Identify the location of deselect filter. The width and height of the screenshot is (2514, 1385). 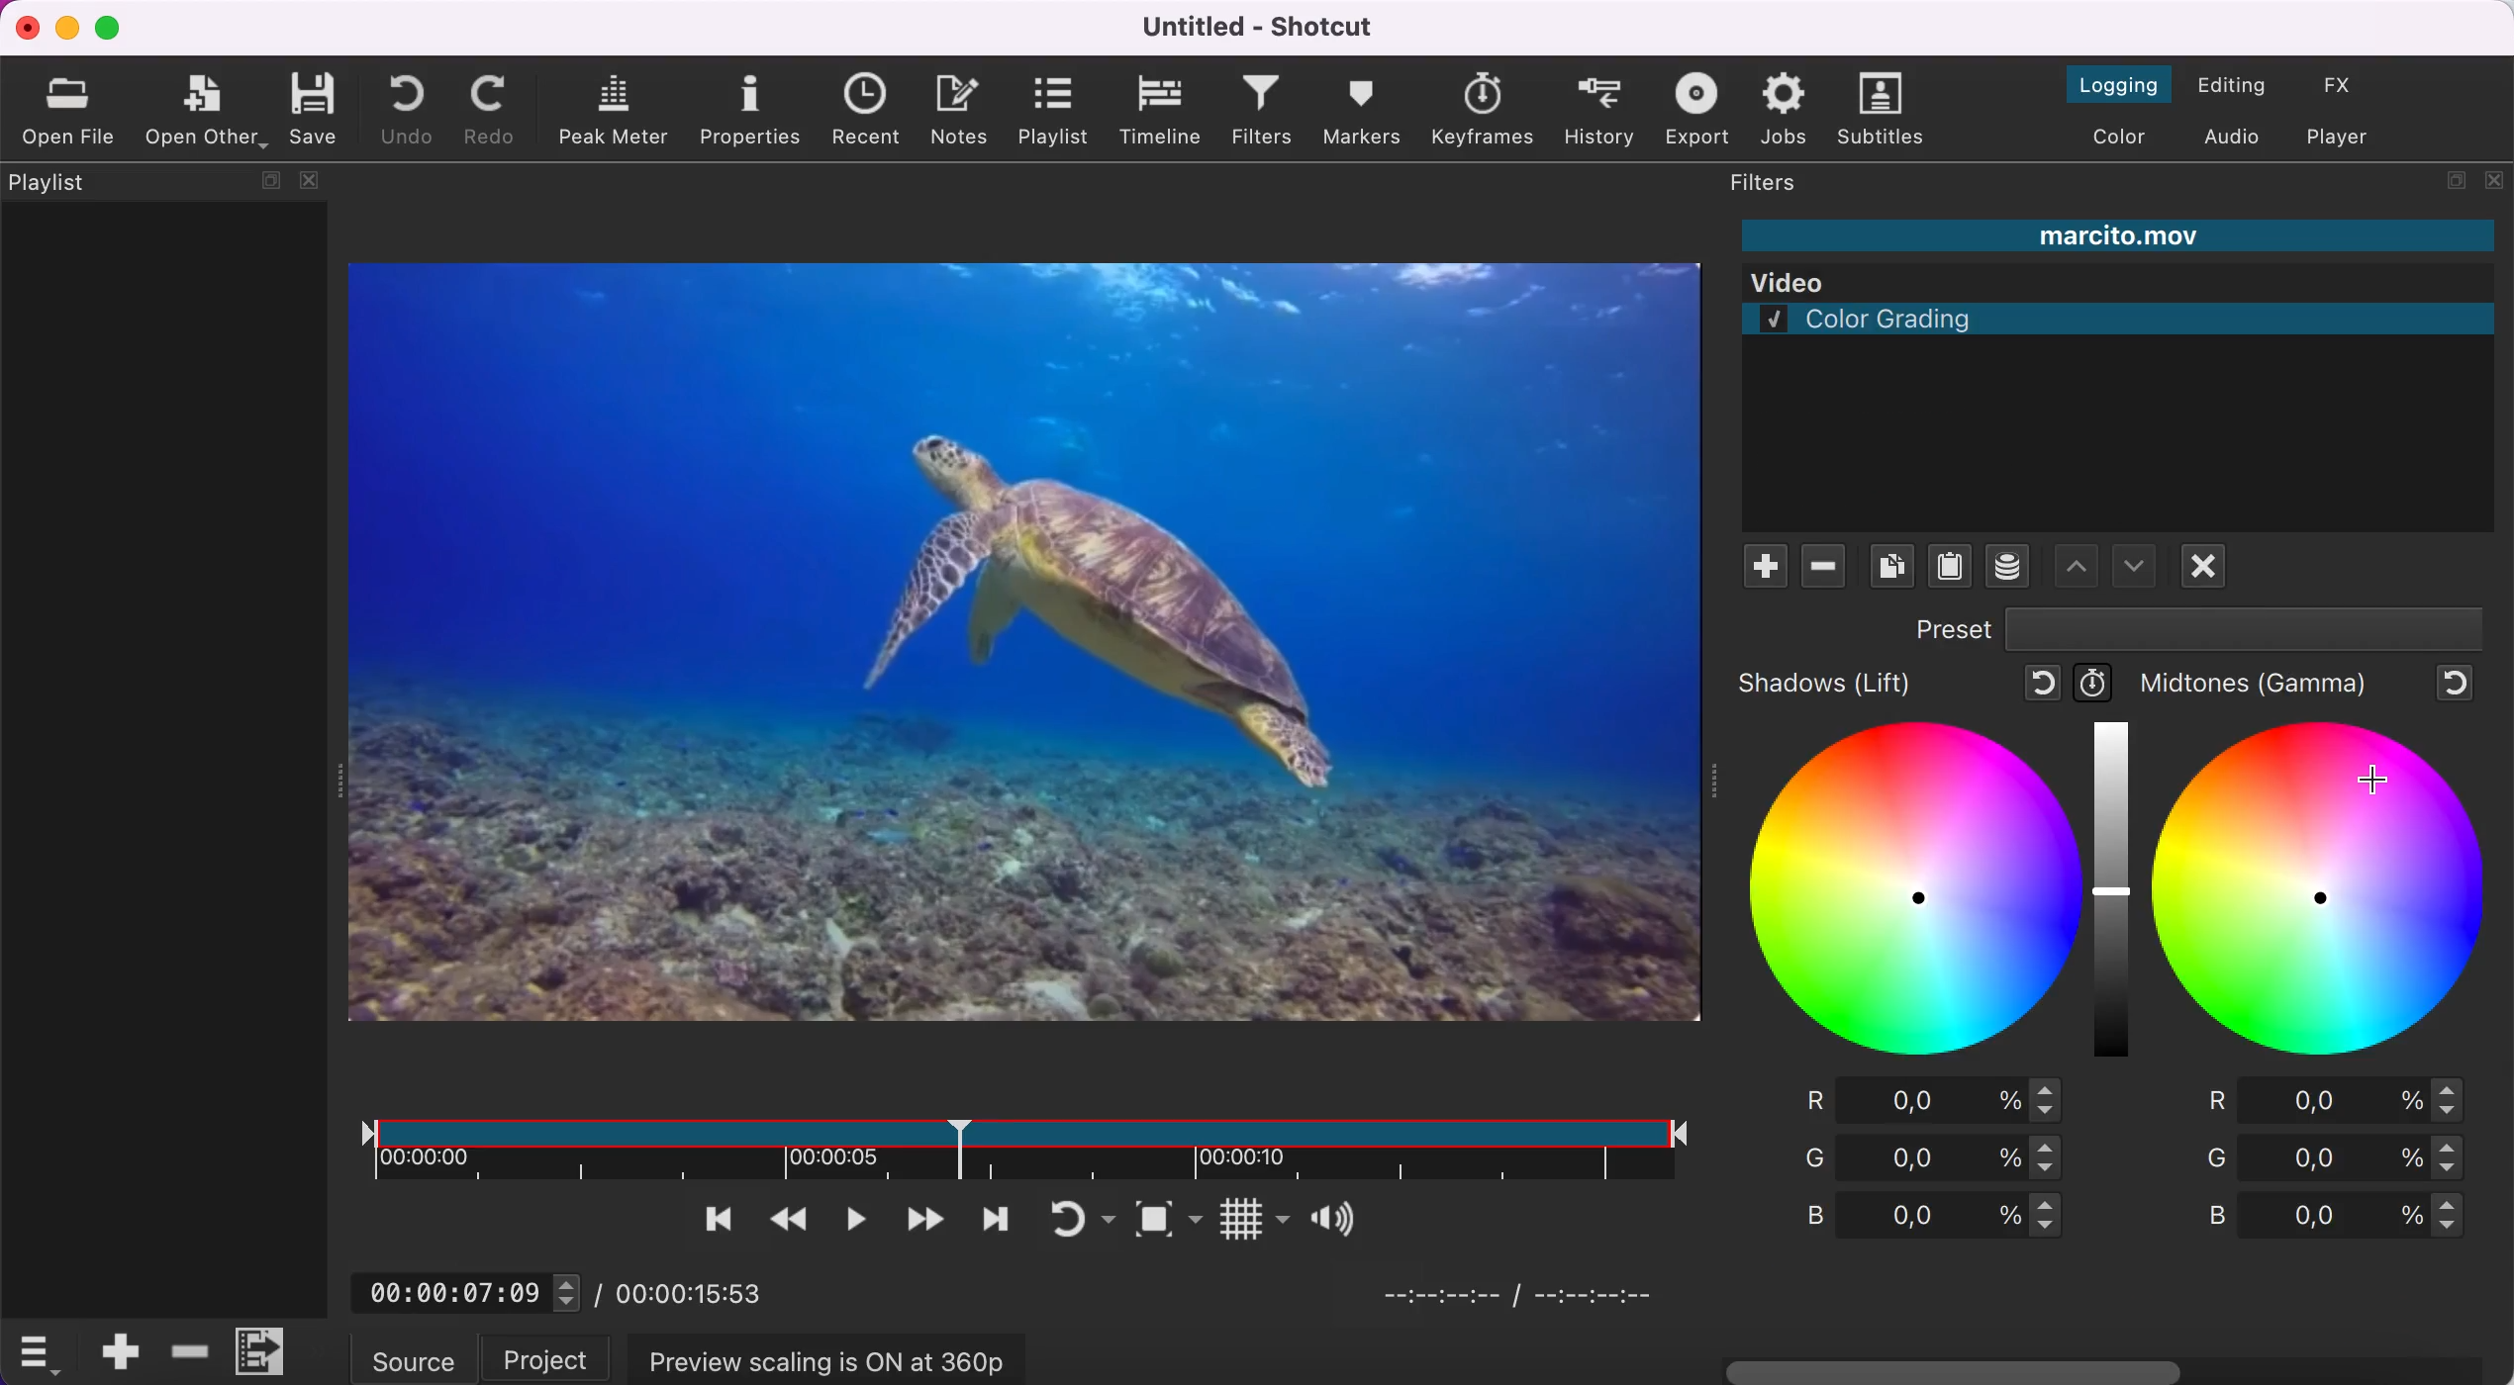
(2206, 569).